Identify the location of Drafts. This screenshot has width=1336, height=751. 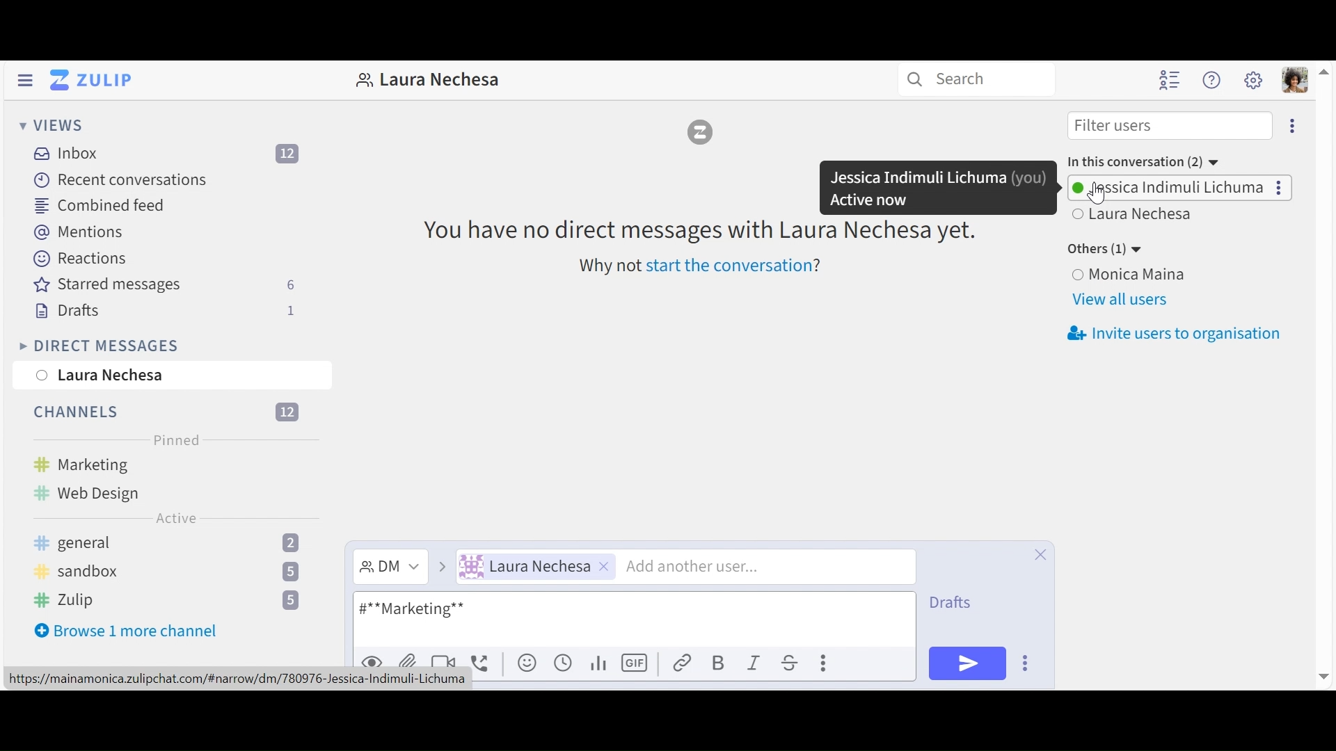
(164, 311).